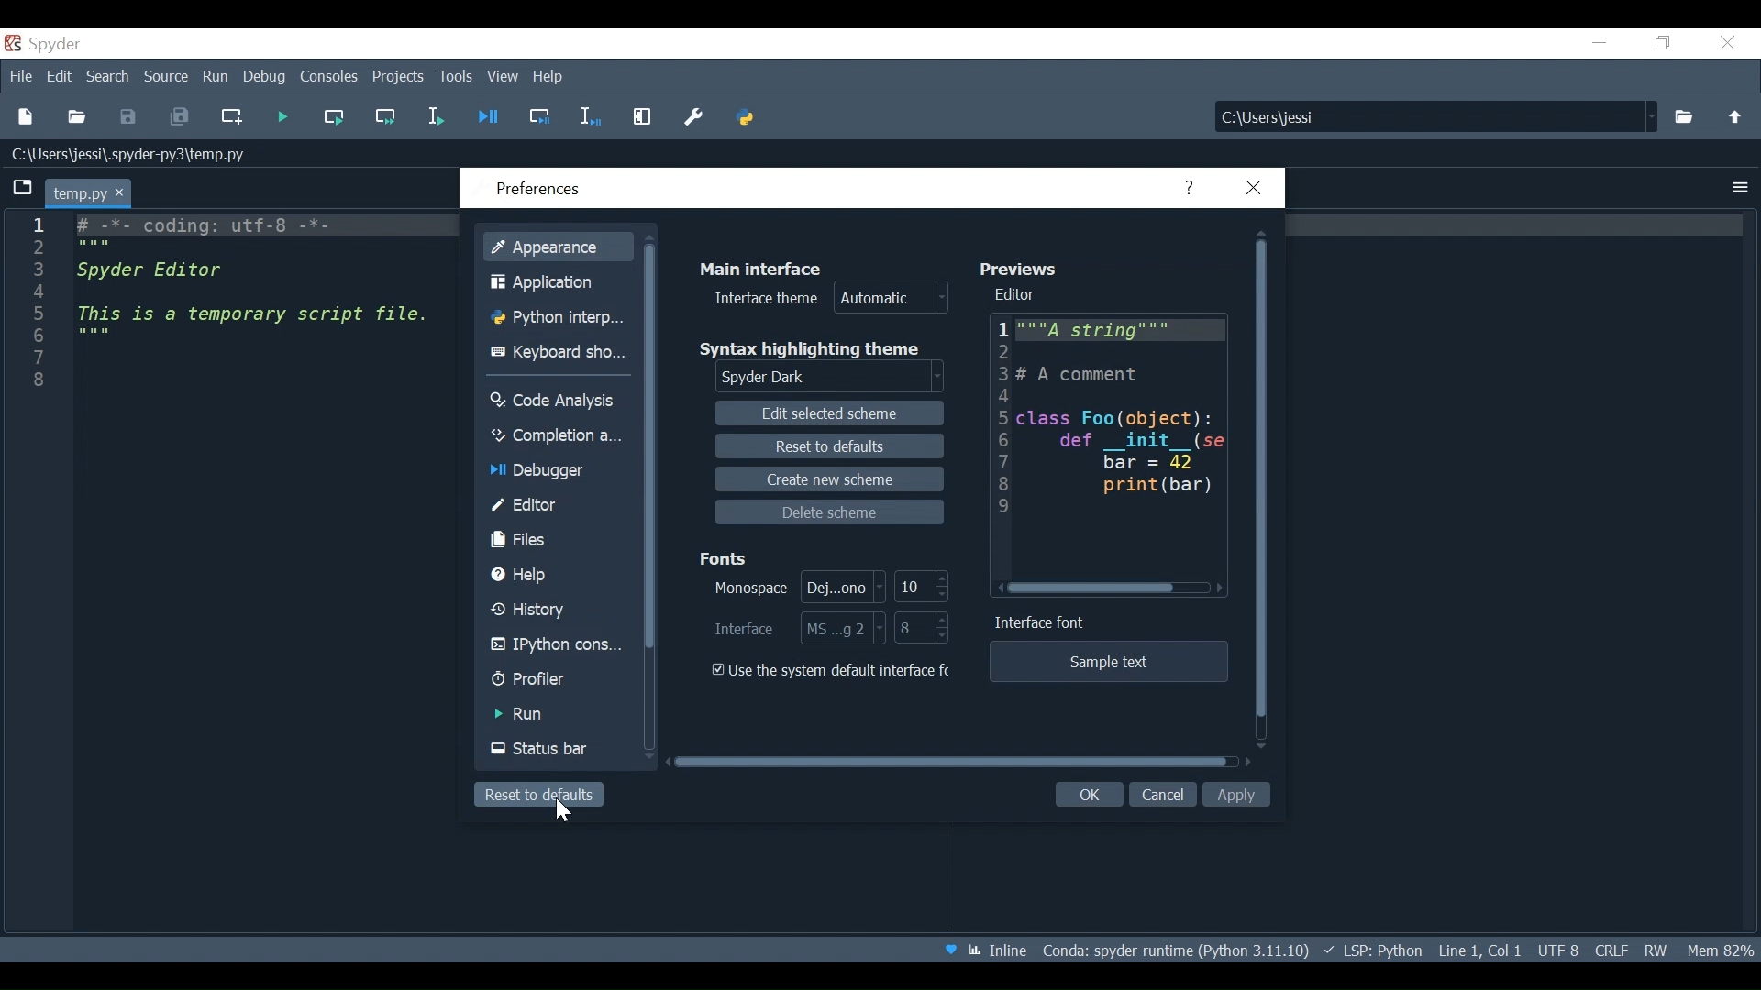 The image size is (1761, 990). Describe the element at coordinates (642, 119) in the screenshot. I see `Maximize current pane` at that location.